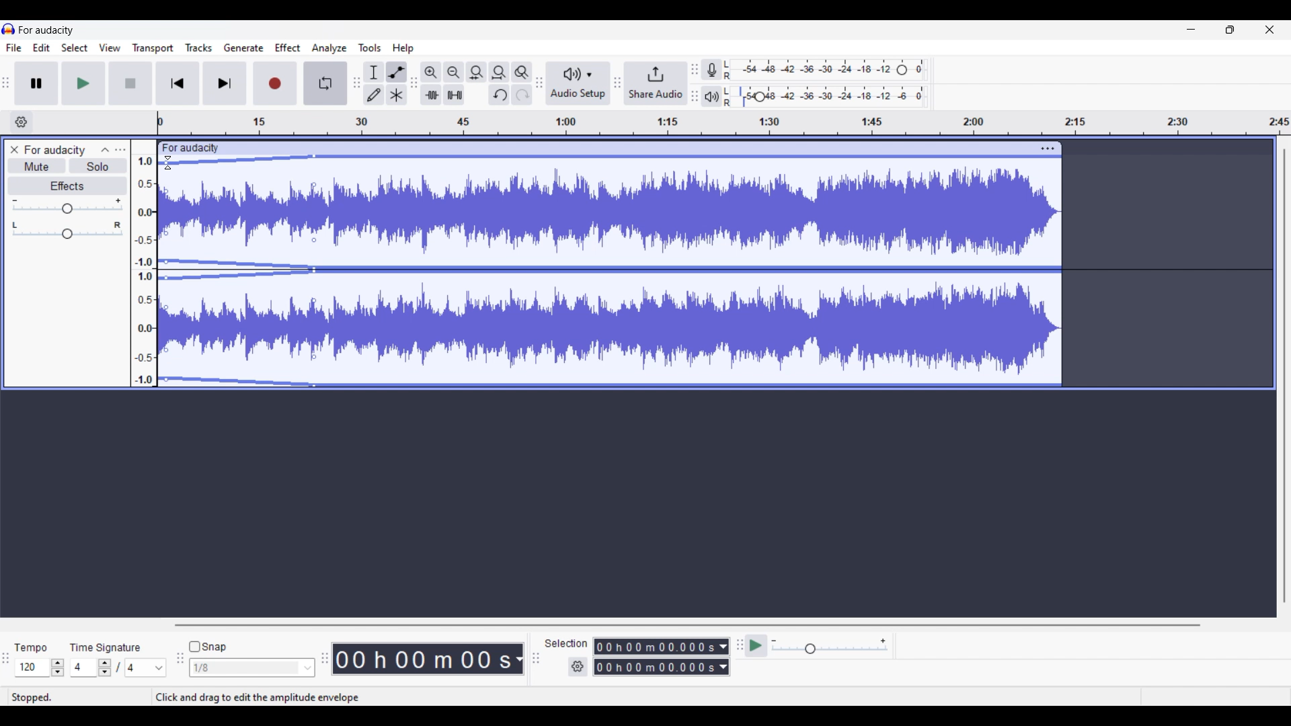 This screenshot has width=1291, height=726. I want to click on Multi tool, so click(397, 95).